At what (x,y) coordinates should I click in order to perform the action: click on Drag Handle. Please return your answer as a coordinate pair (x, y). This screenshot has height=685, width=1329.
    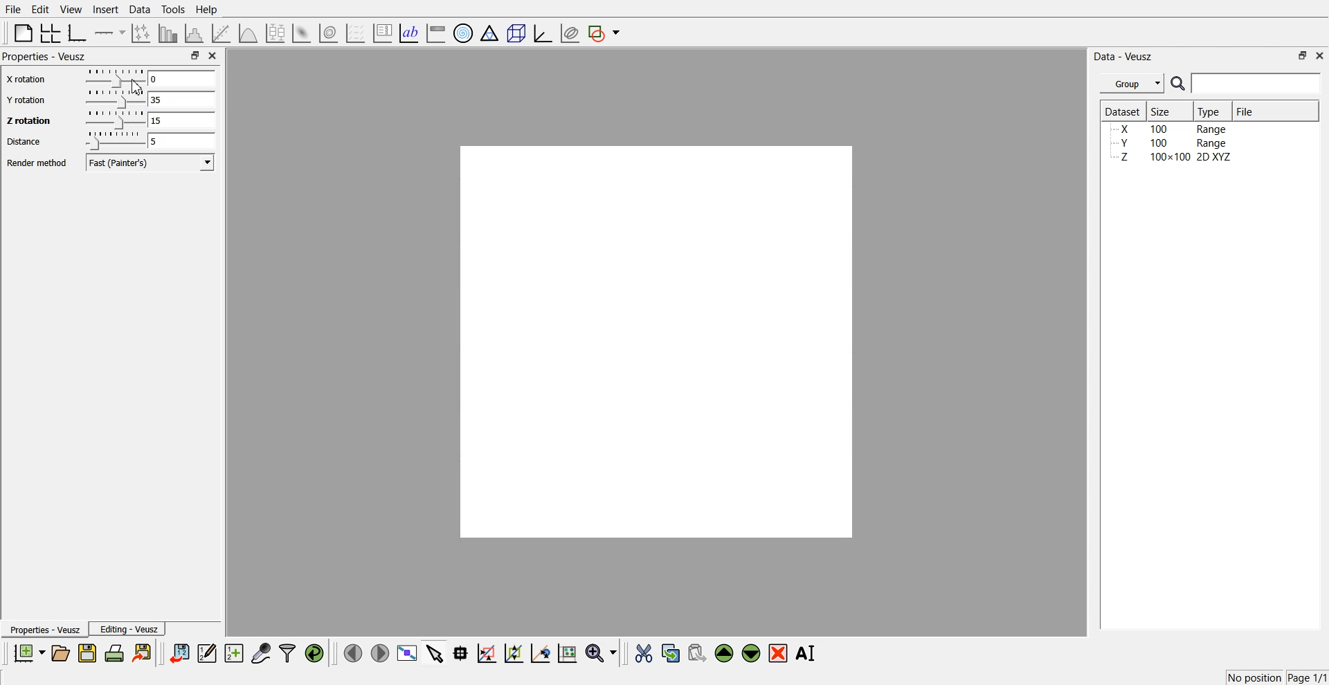
    Looking at the image, I should click on (114, 140).